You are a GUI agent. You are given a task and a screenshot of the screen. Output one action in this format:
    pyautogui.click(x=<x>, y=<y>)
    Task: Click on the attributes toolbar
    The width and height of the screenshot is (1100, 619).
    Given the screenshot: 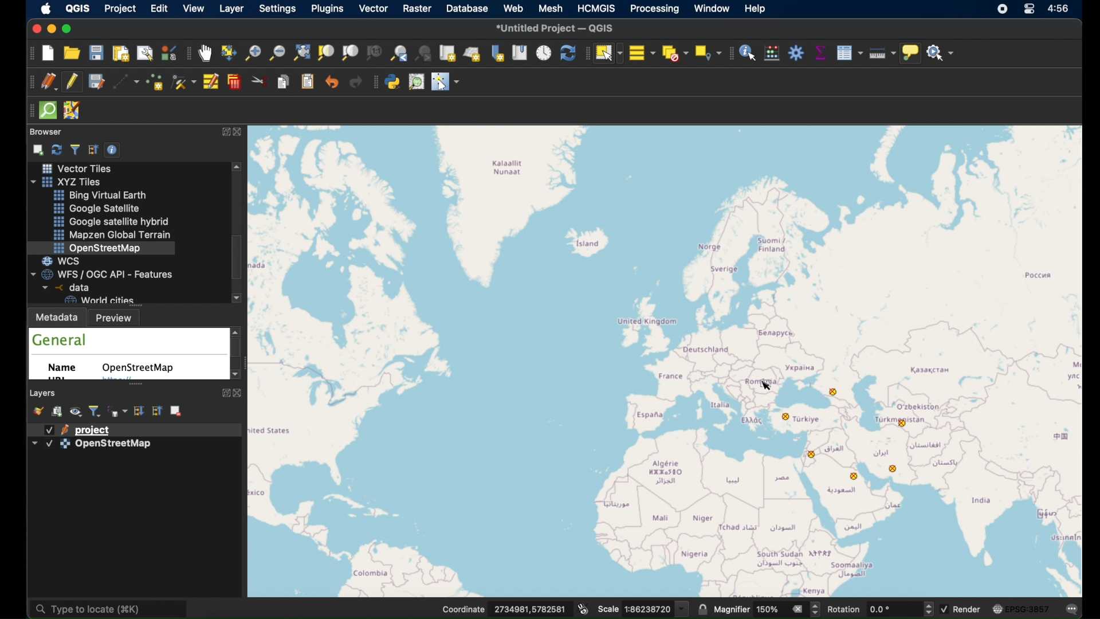 What is the action you would take?
    pyautogui.click(x=730, y=53)
    